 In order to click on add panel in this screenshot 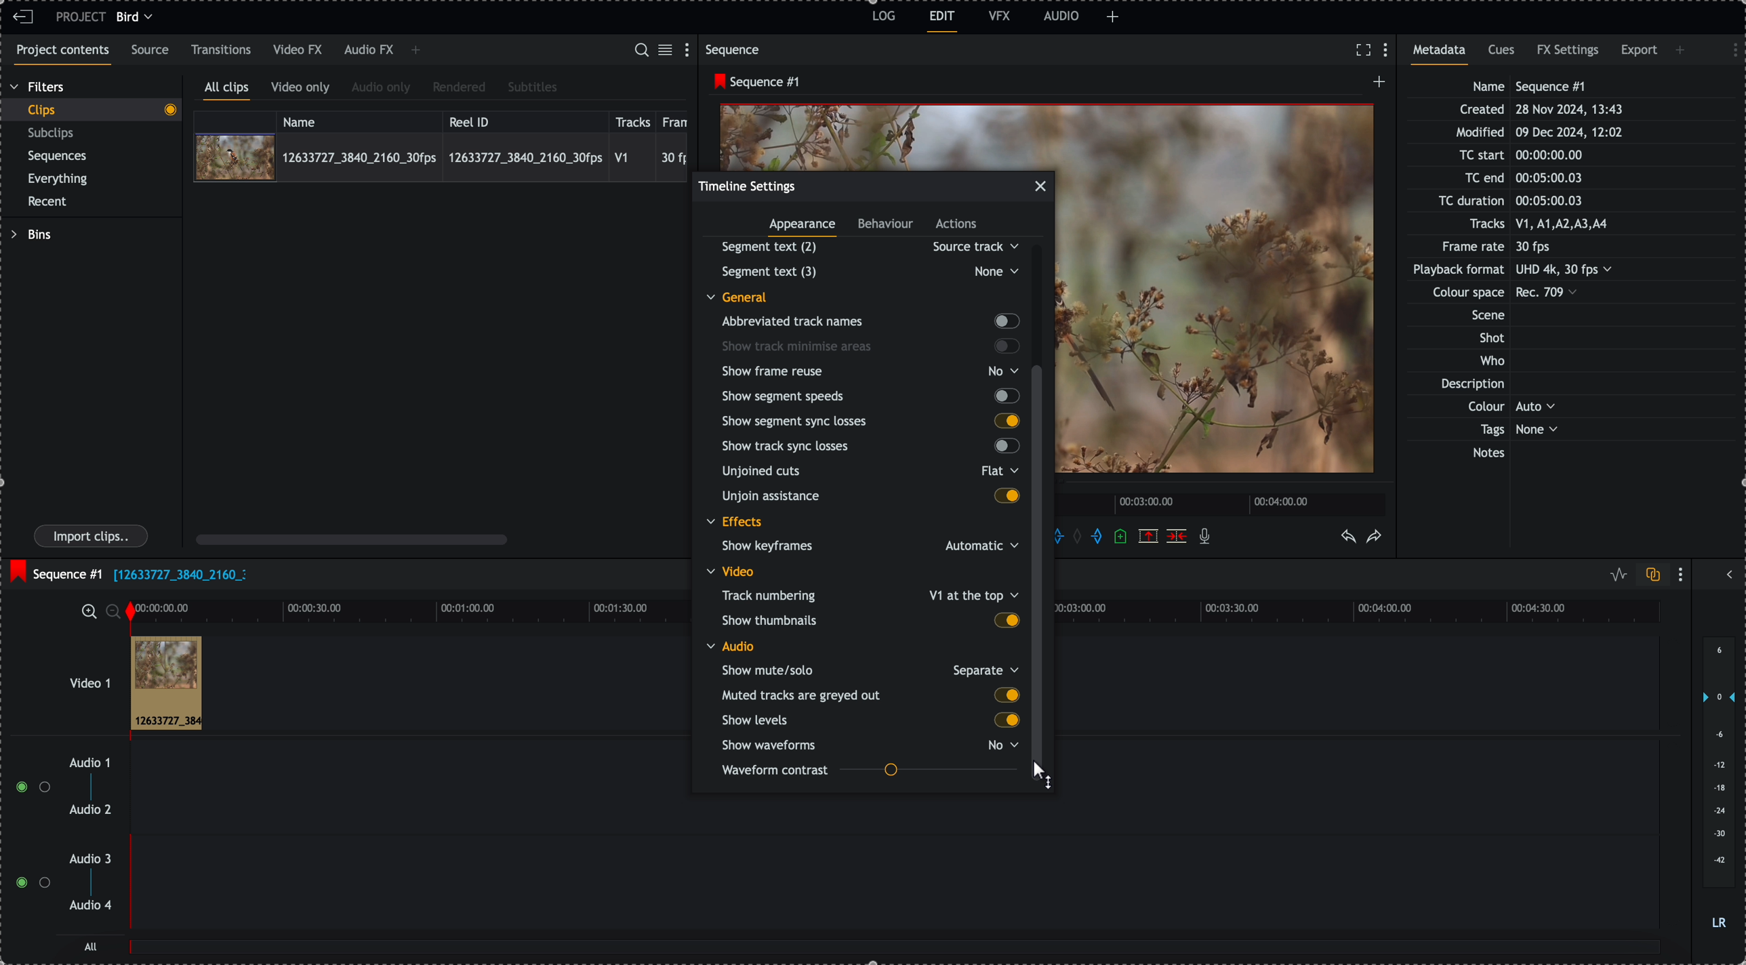, I will do `click(1113, 17)`.